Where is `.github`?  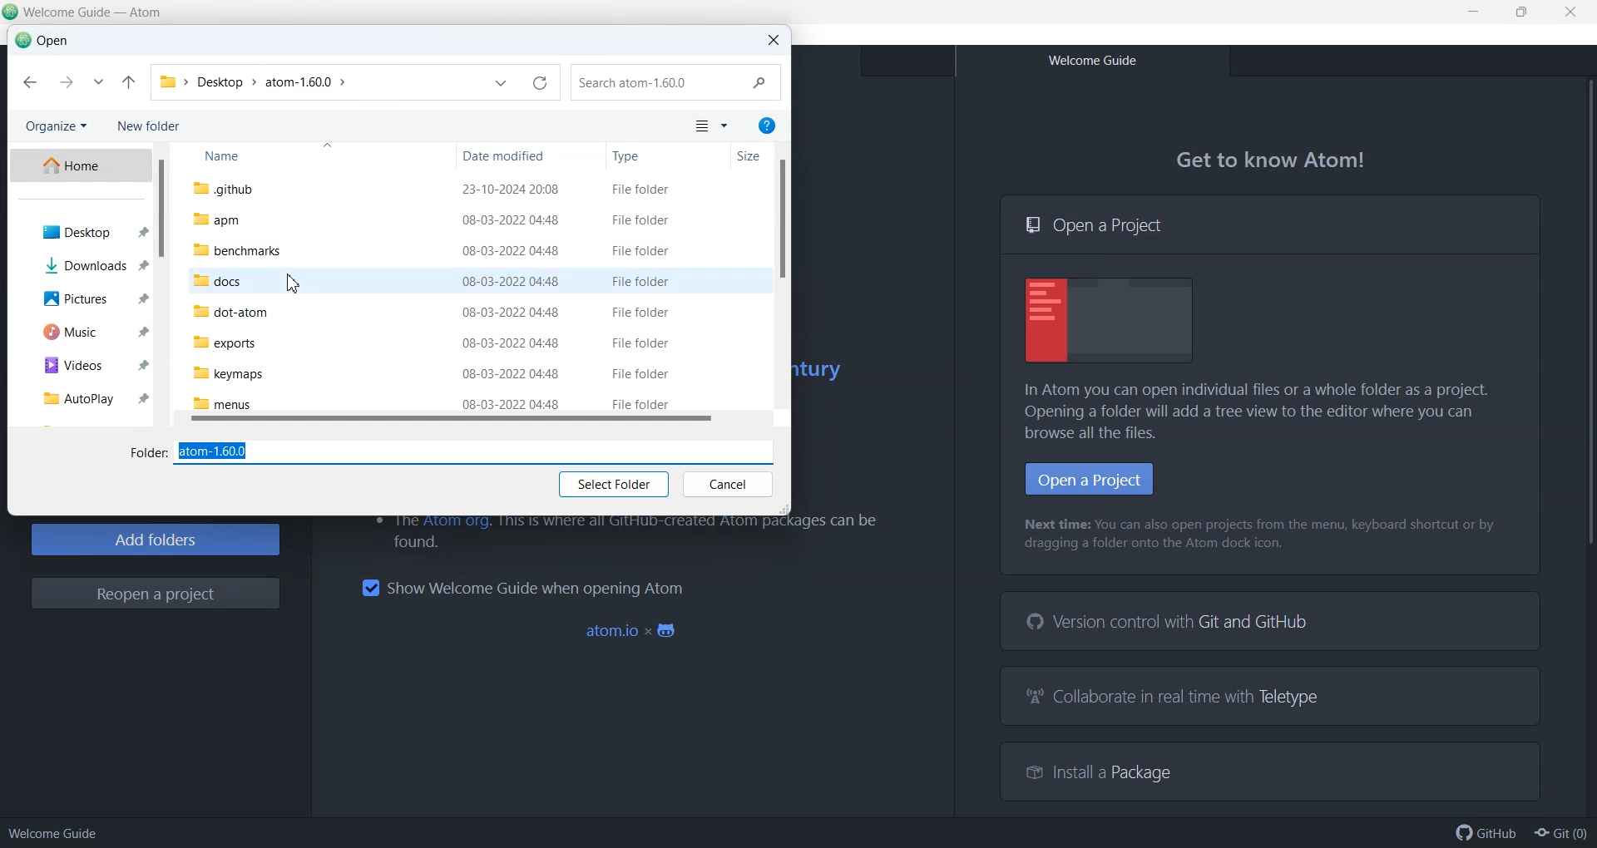 .github is located at coordinates (223, 189).